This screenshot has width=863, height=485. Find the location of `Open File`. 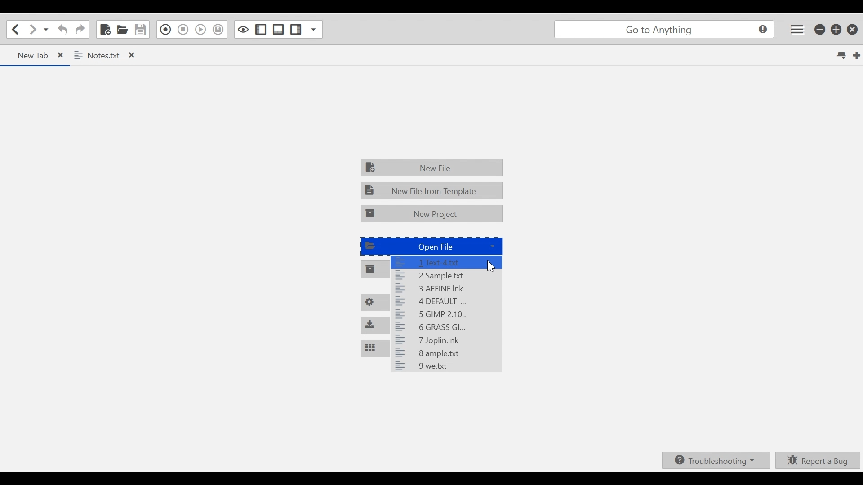

Open File is located at coordinates (431, 245).